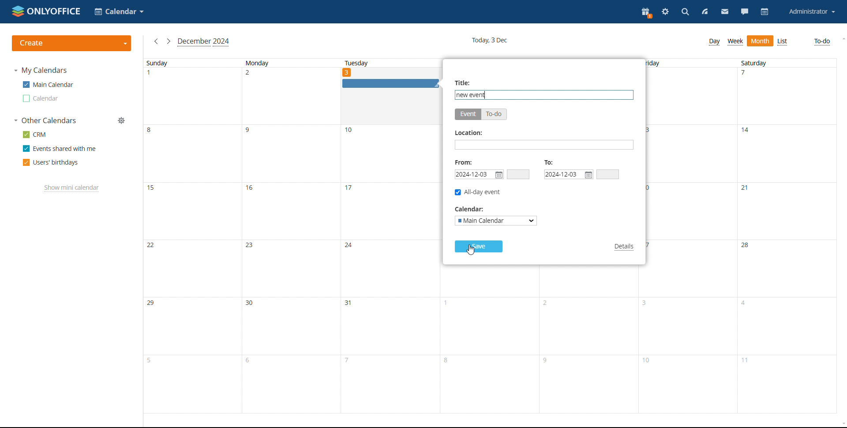 The width and height of the screenshot is (847, 428). What do you see at coordinates (71, 43) in the screenshot?
I see `create` at bounding box center [71, 43].